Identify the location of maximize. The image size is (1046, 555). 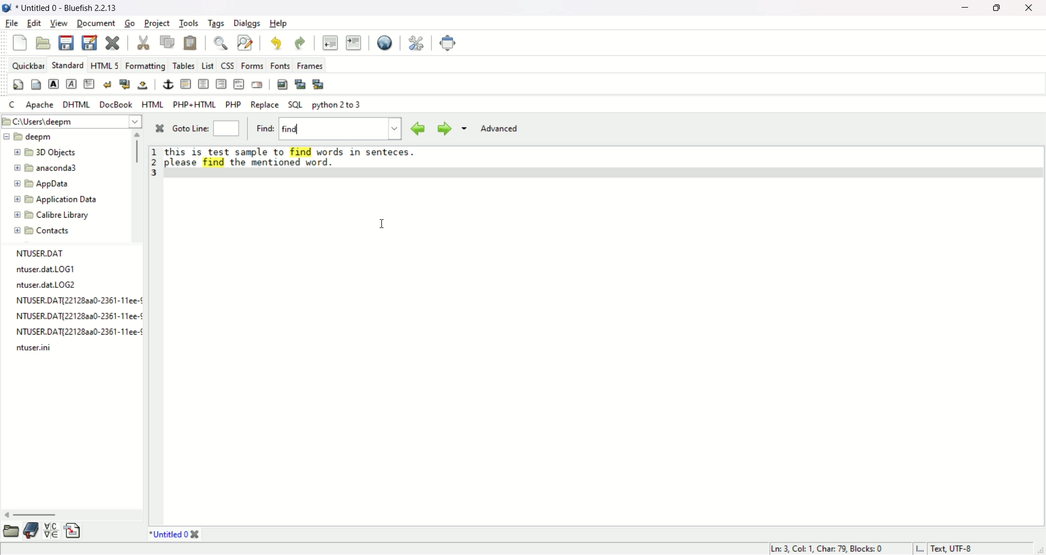
(998, 9).